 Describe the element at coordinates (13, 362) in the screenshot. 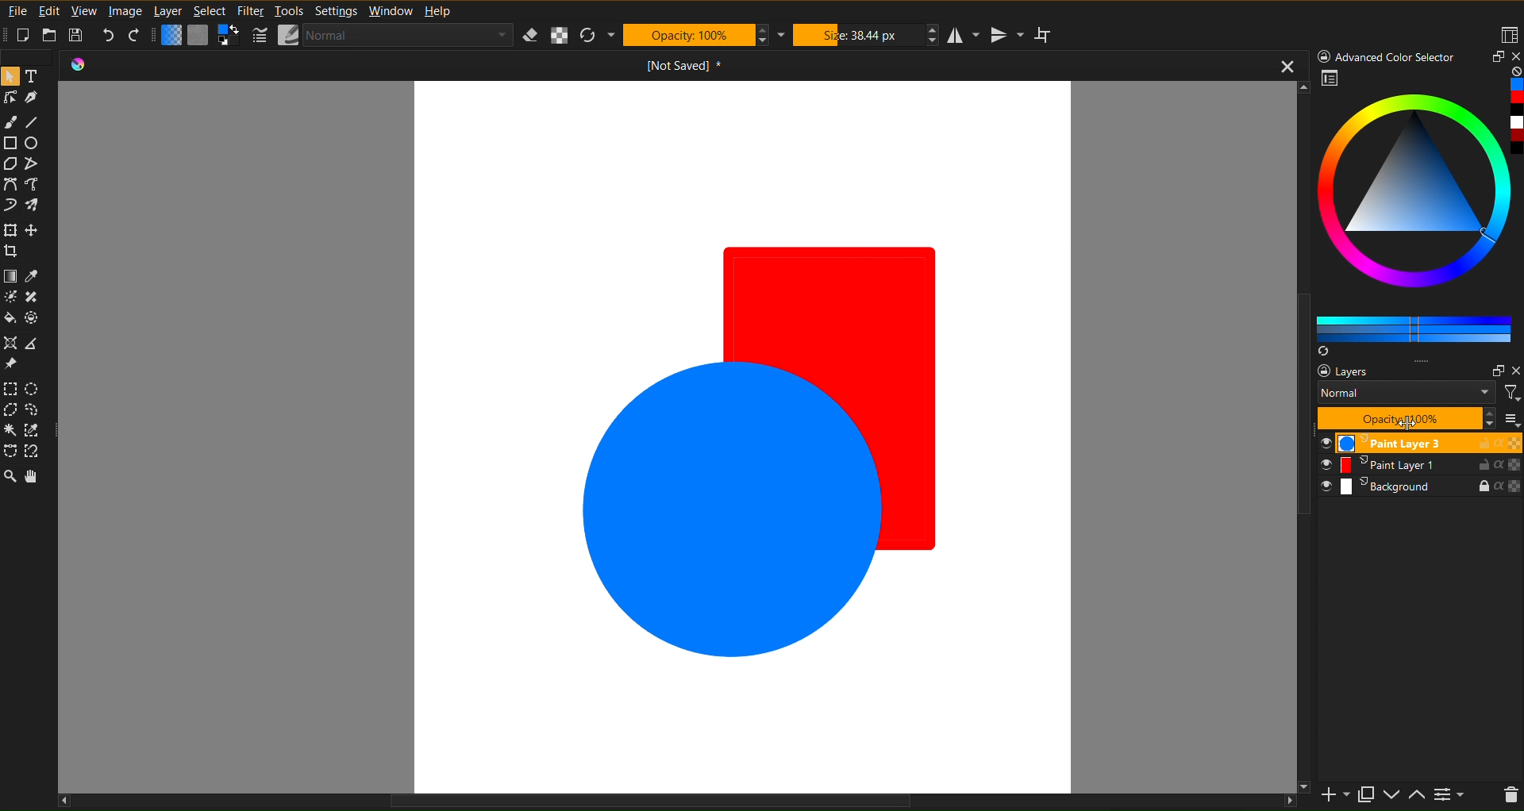

I see `Reference Tool` at that location.